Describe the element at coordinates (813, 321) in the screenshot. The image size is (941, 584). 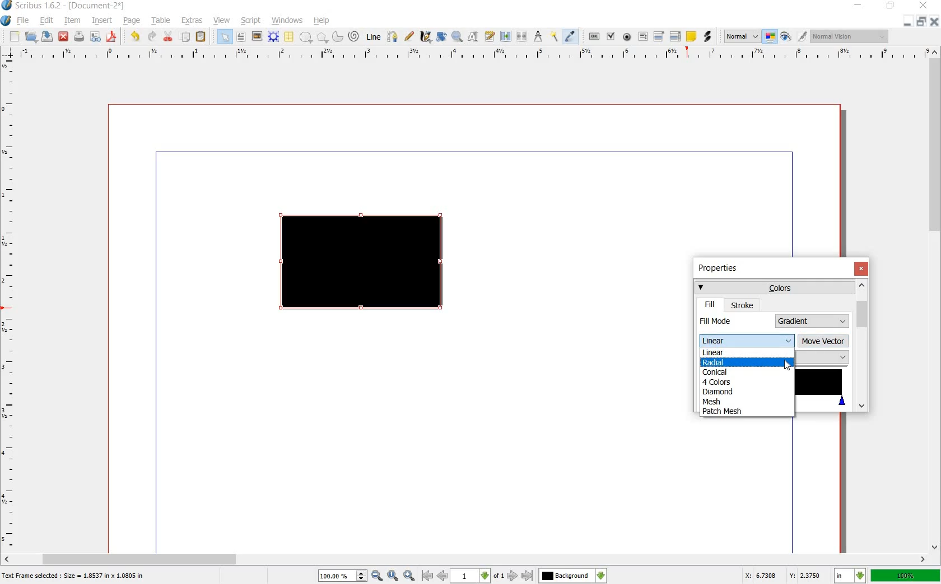
I see `gradient` at that location.